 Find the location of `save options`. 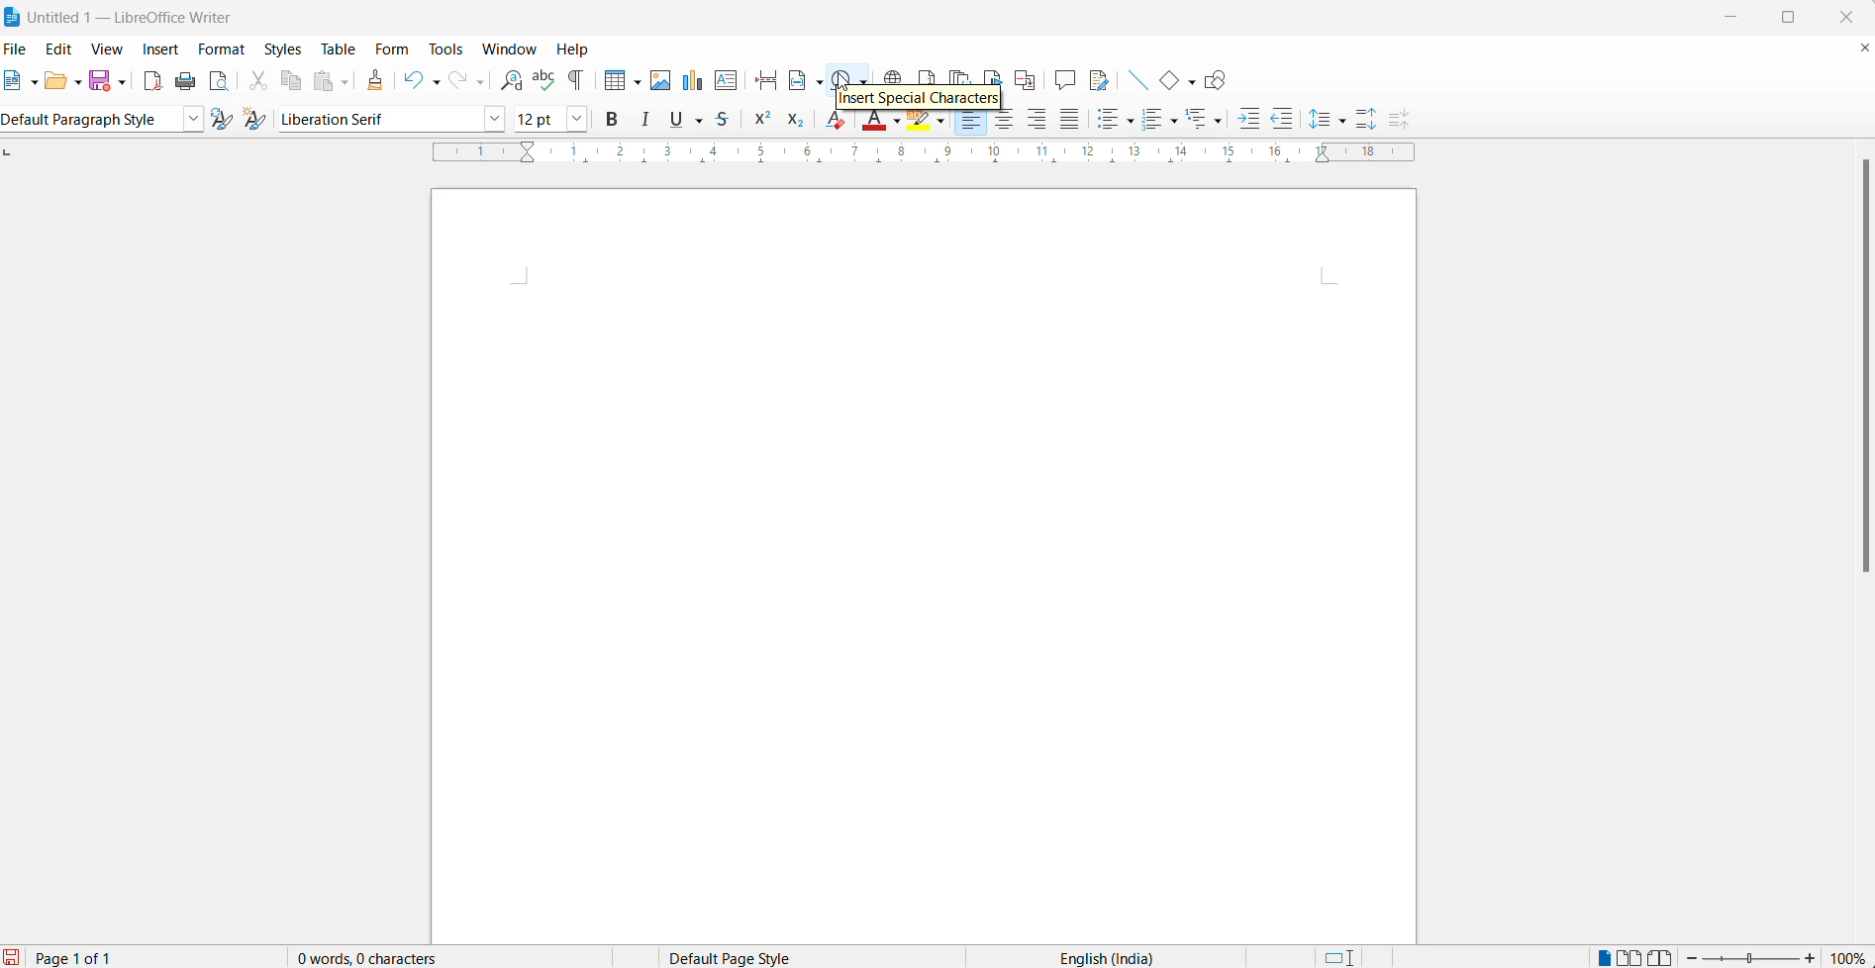

save options is located at coordinates (123, 80).